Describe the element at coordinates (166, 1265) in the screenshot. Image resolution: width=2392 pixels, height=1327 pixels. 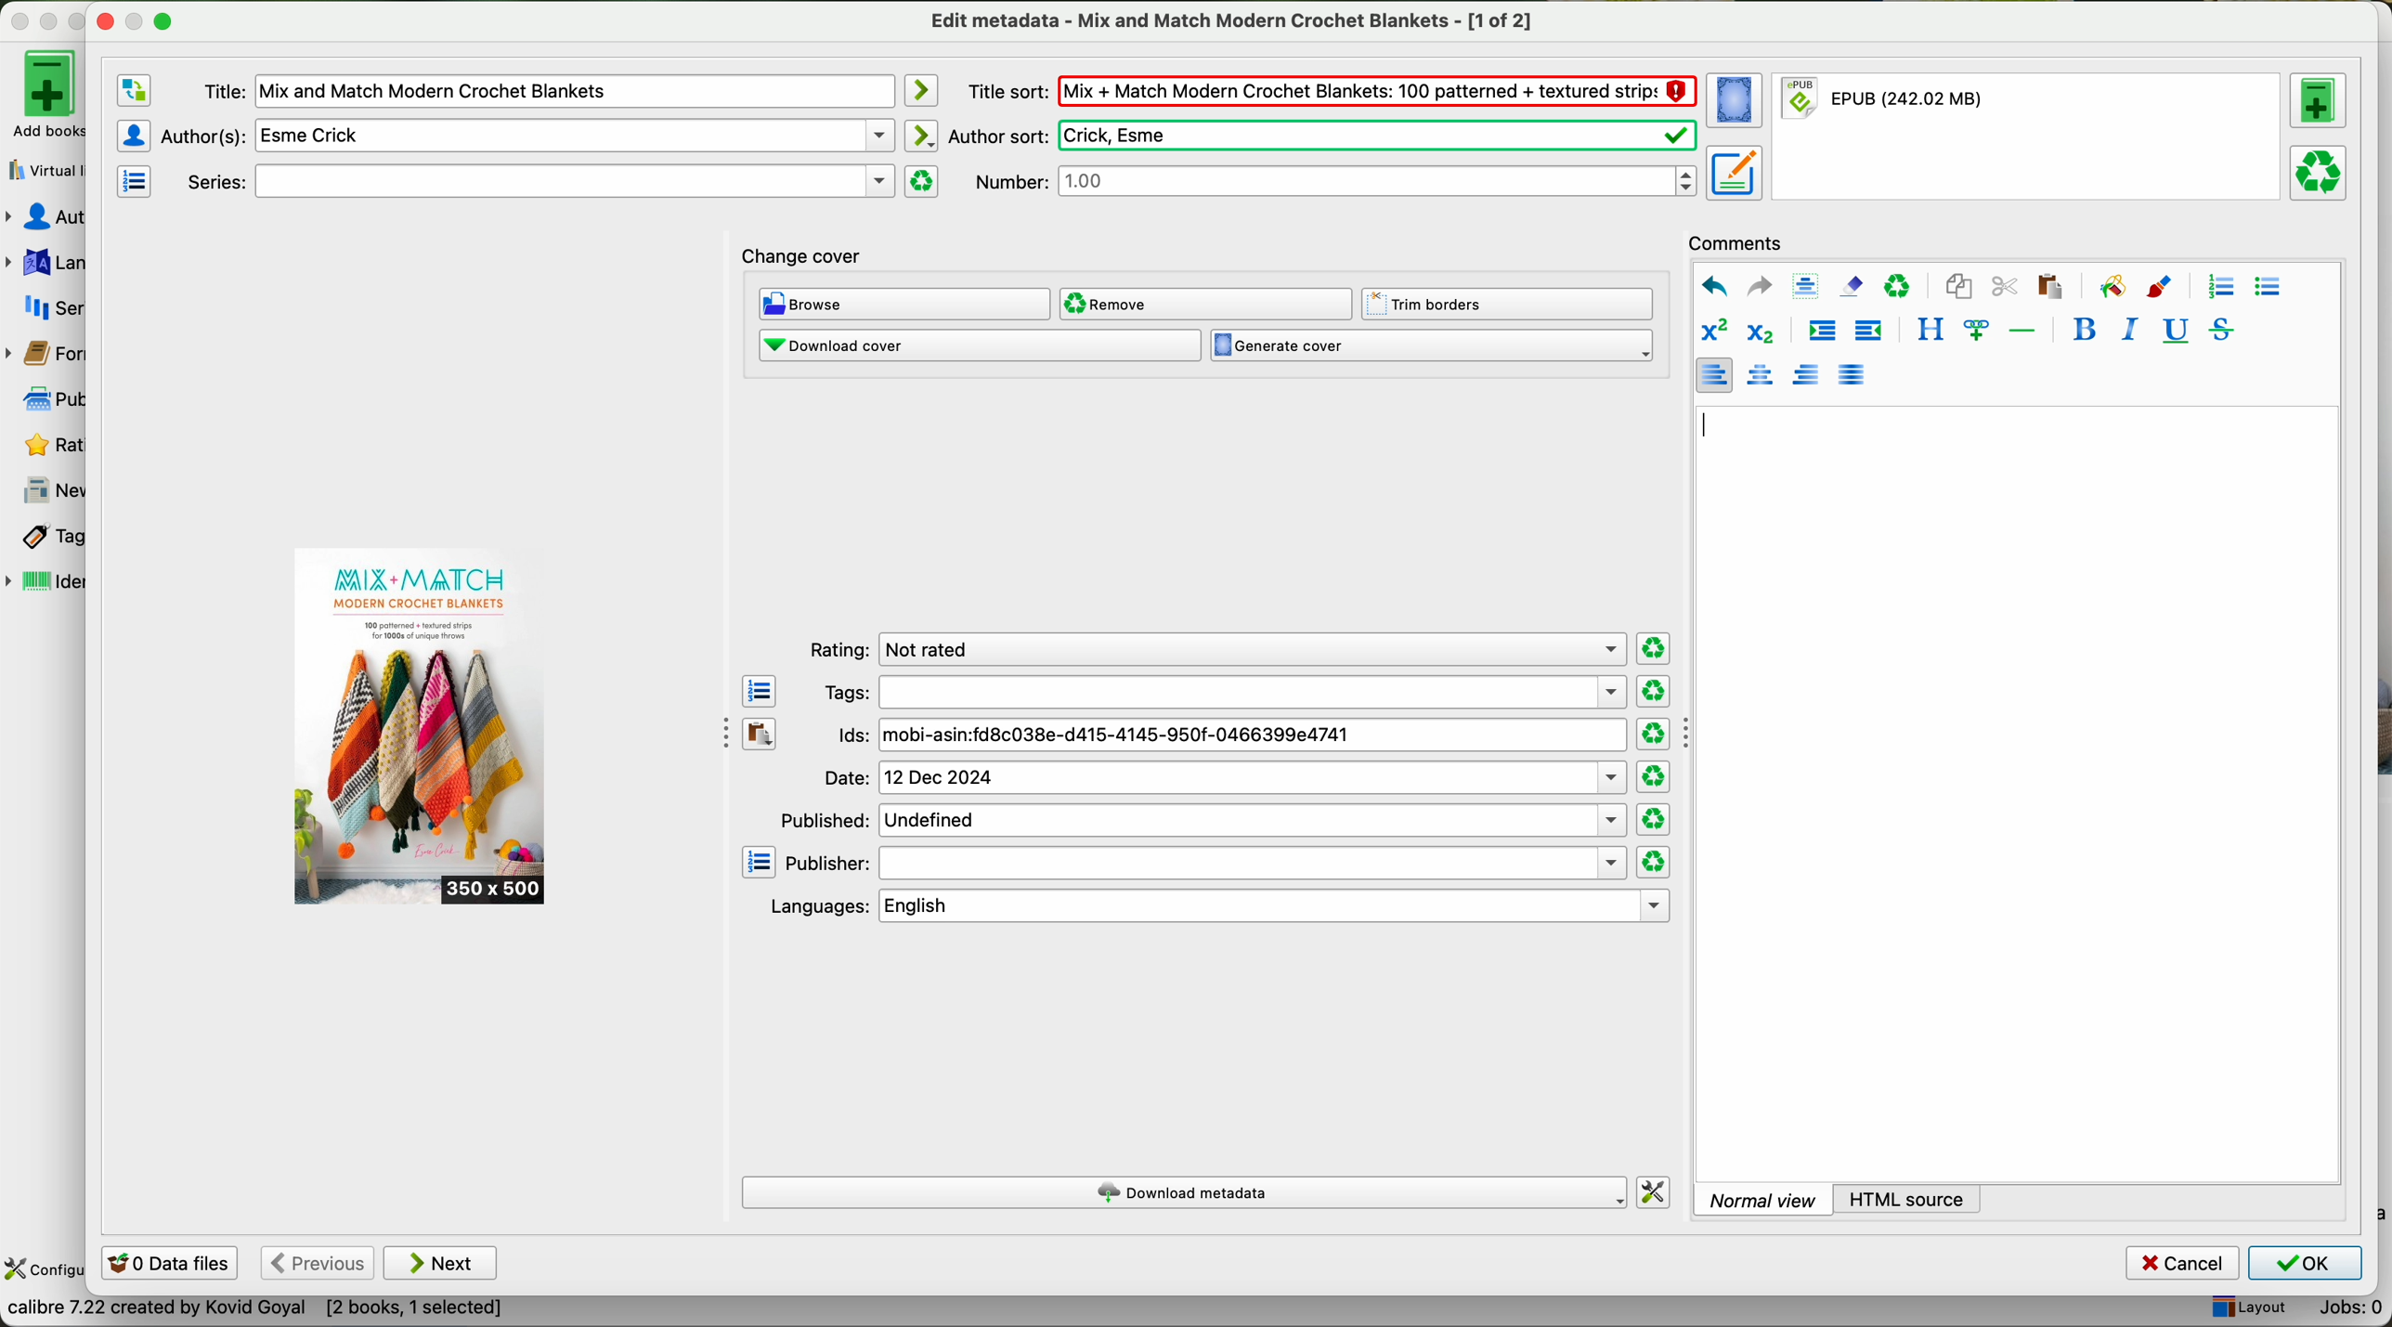
I see `data files` at that location.